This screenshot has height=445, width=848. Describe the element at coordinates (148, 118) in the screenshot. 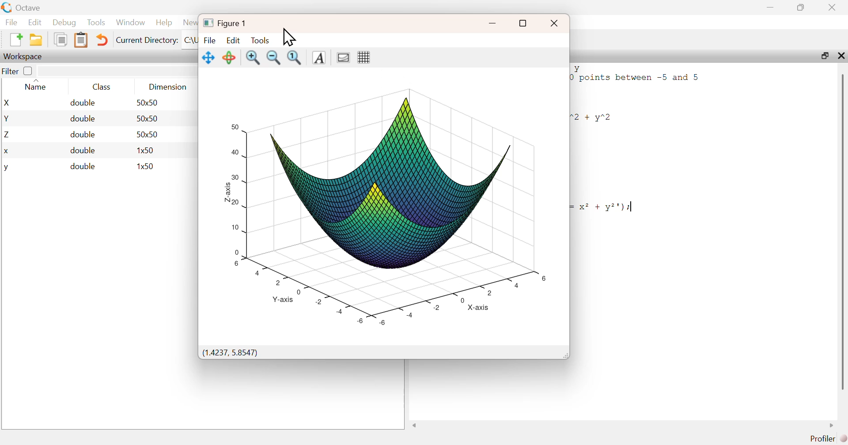

I see `50x50` at that location.